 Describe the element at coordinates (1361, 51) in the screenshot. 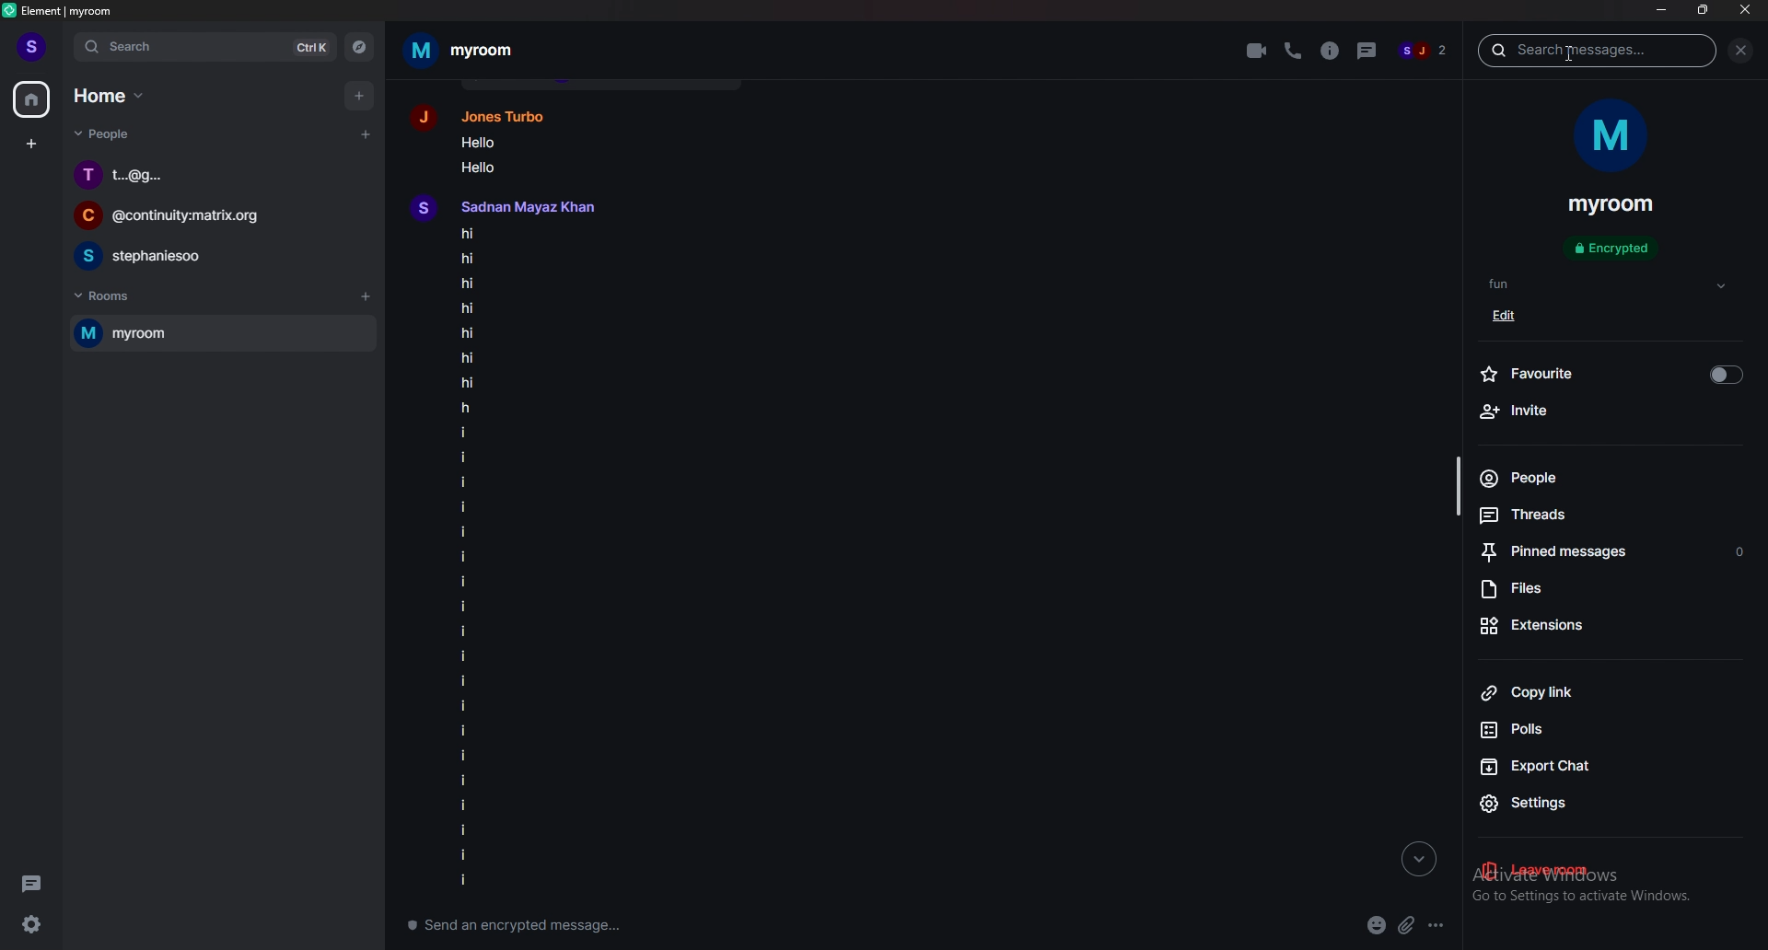

I see `threads` at that location.